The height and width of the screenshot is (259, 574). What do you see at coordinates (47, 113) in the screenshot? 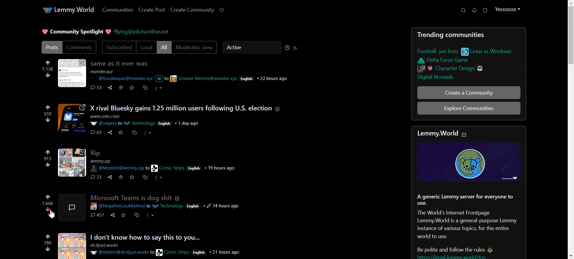
I see `559` at bounding box center [47, 113].